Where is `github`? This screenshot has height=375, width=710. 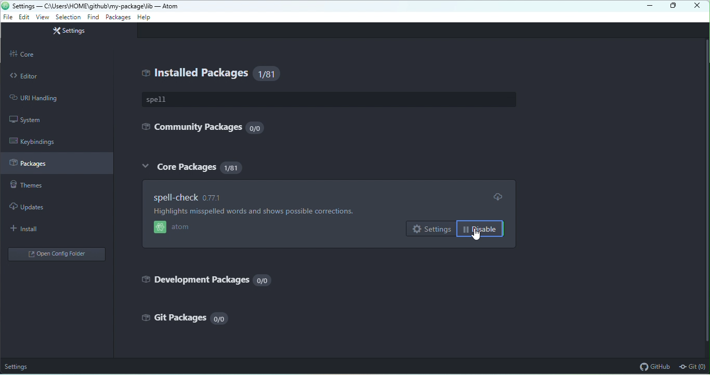
github is located at coordinates (655, 366).